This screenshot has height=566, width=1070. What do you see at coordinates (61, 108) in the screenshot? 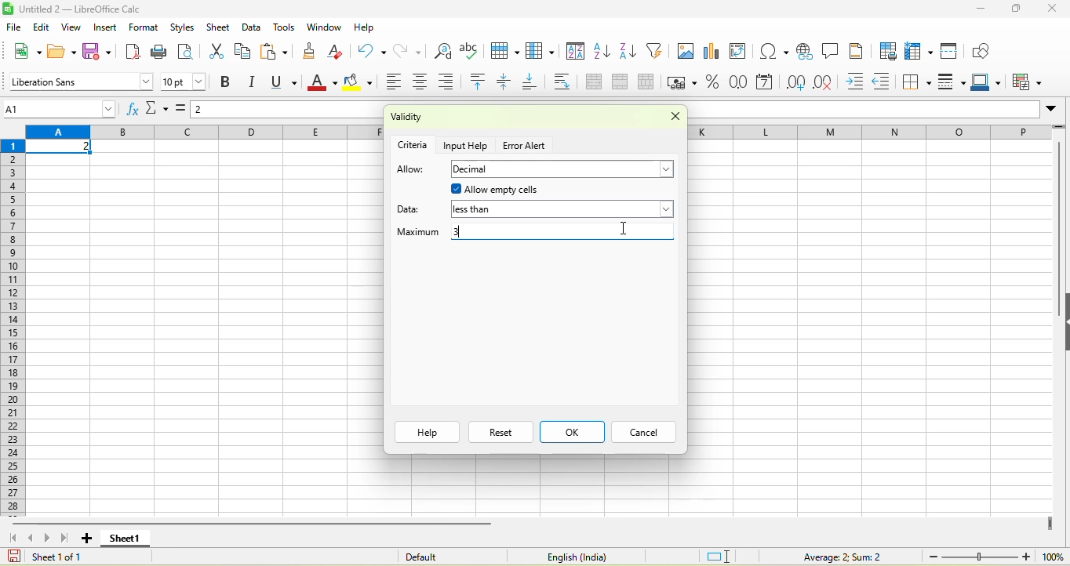
I see `name box` at bounding box center [61, 108].